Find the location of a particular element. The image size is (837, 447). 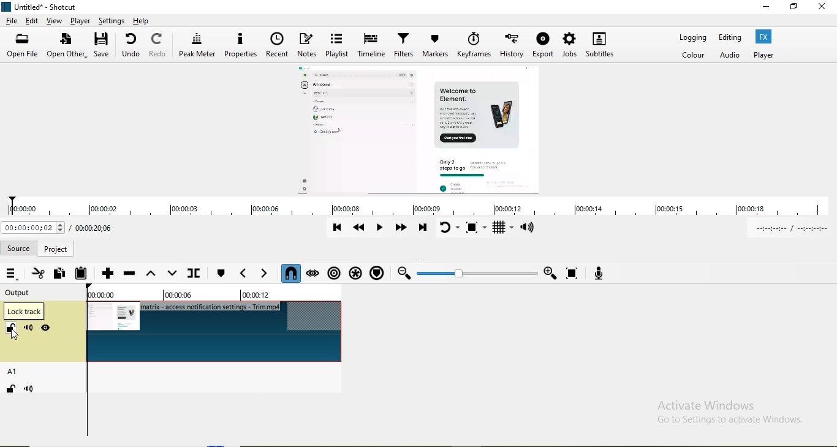

Settings is located at coordinates (112, 20).